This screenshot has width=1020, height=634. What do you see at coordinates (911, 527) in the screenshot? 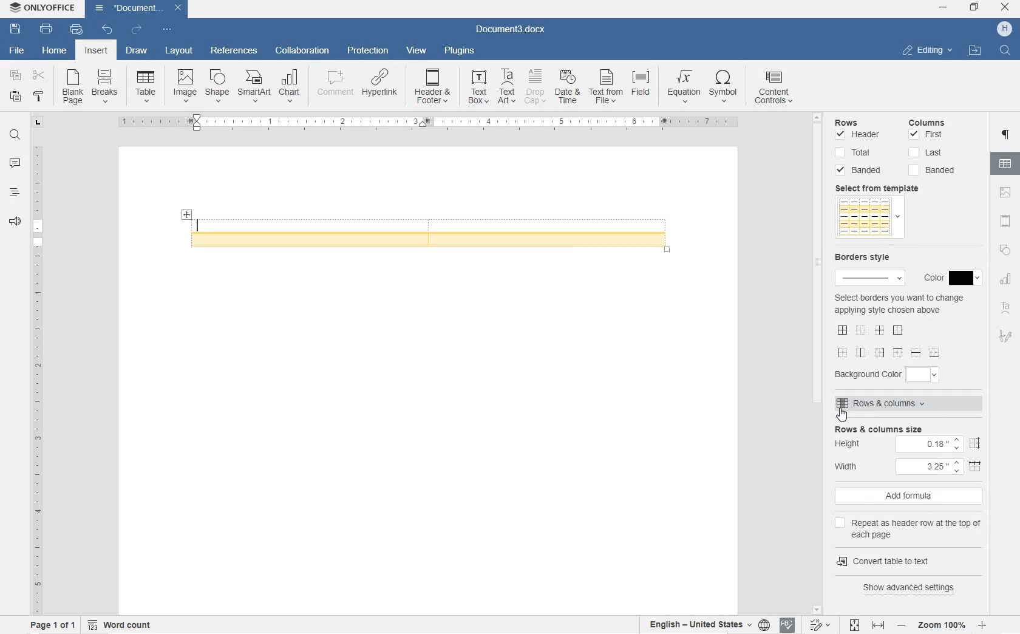
I see `repeat as header row at the top of each page` at bounding box center [911, 527].